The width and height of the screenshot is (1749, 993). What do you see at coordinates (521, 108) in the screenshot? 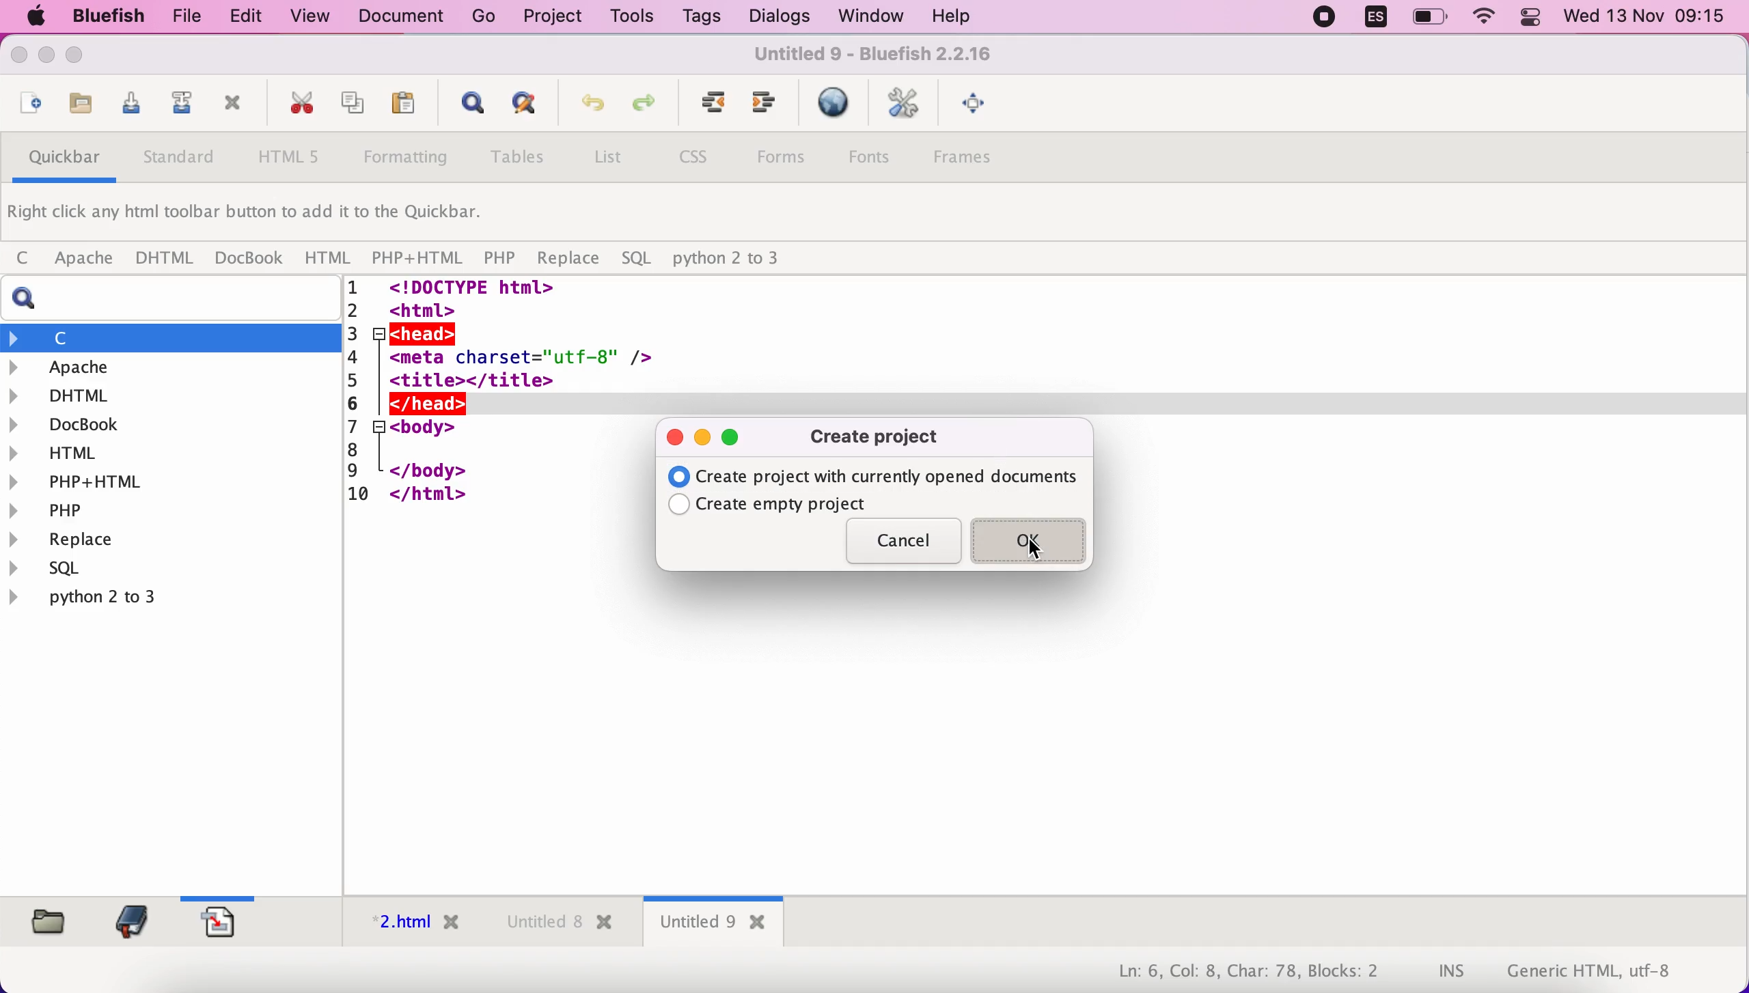
I see `advanced find and replace` at bounding box center [521, 108].